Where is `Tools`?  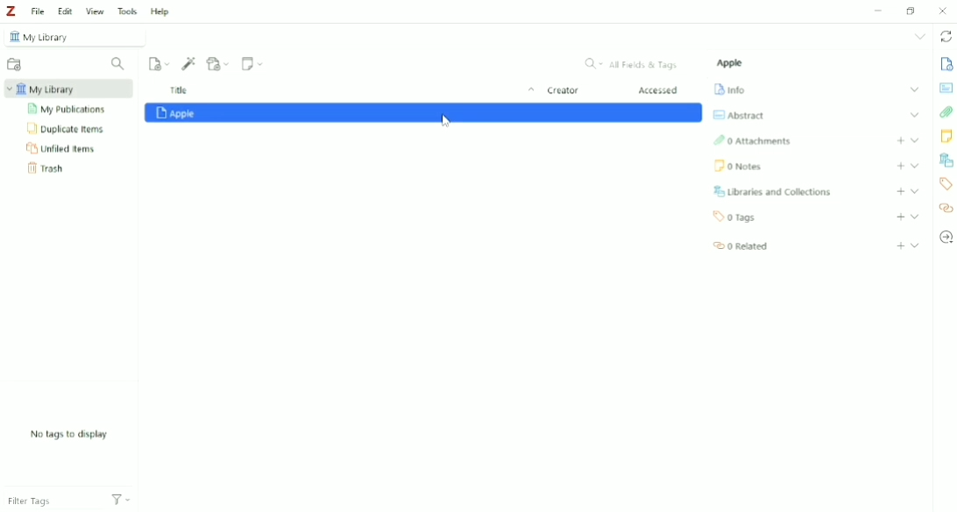 Tools is located at coordinates (128, 11).